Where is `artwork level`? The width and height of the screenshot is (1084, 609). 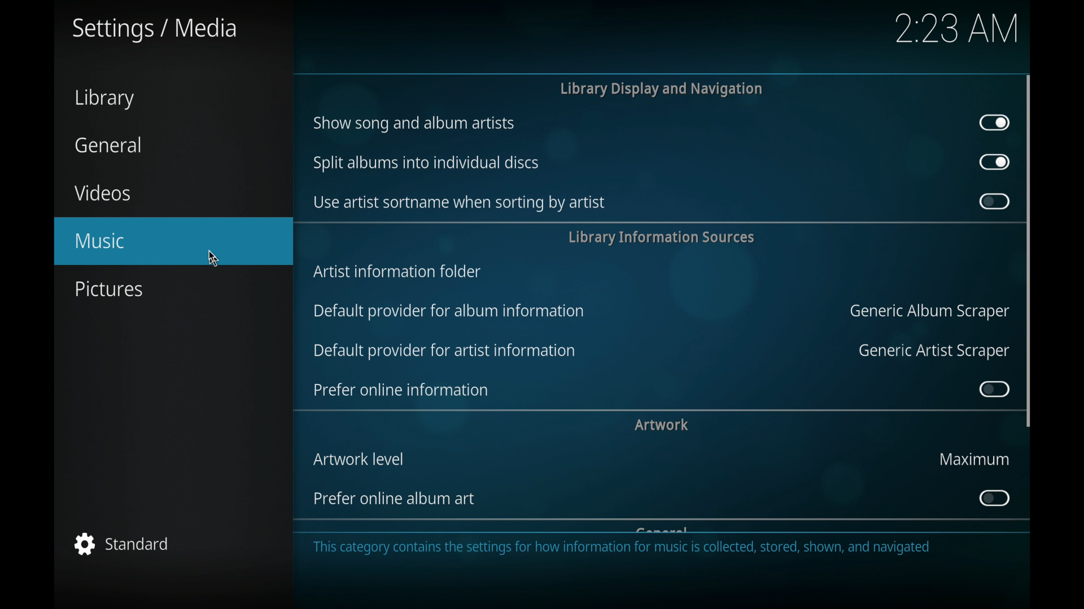 artwork level is located at coordinates (359, 459).